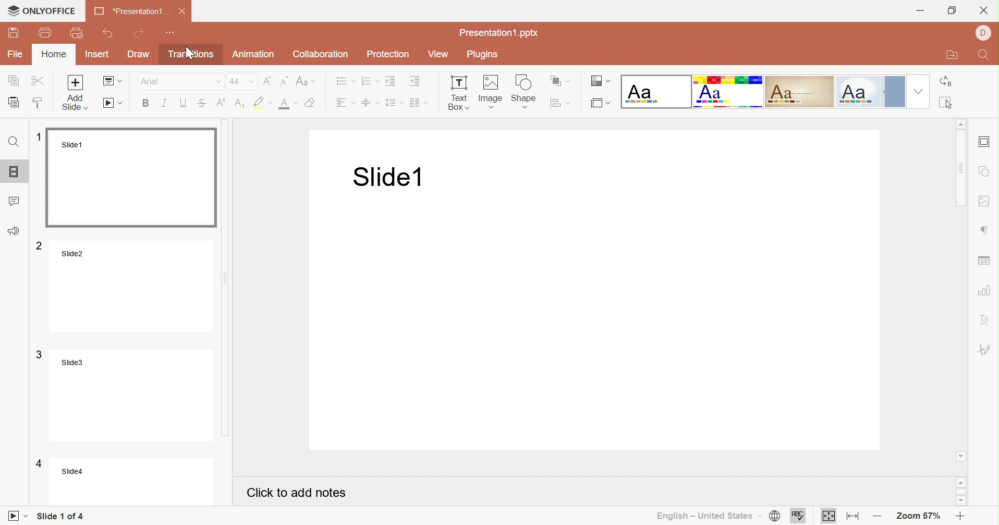  Describe the element at coordinates (16, 199) in the screenshot. I see `Comments` at that location.